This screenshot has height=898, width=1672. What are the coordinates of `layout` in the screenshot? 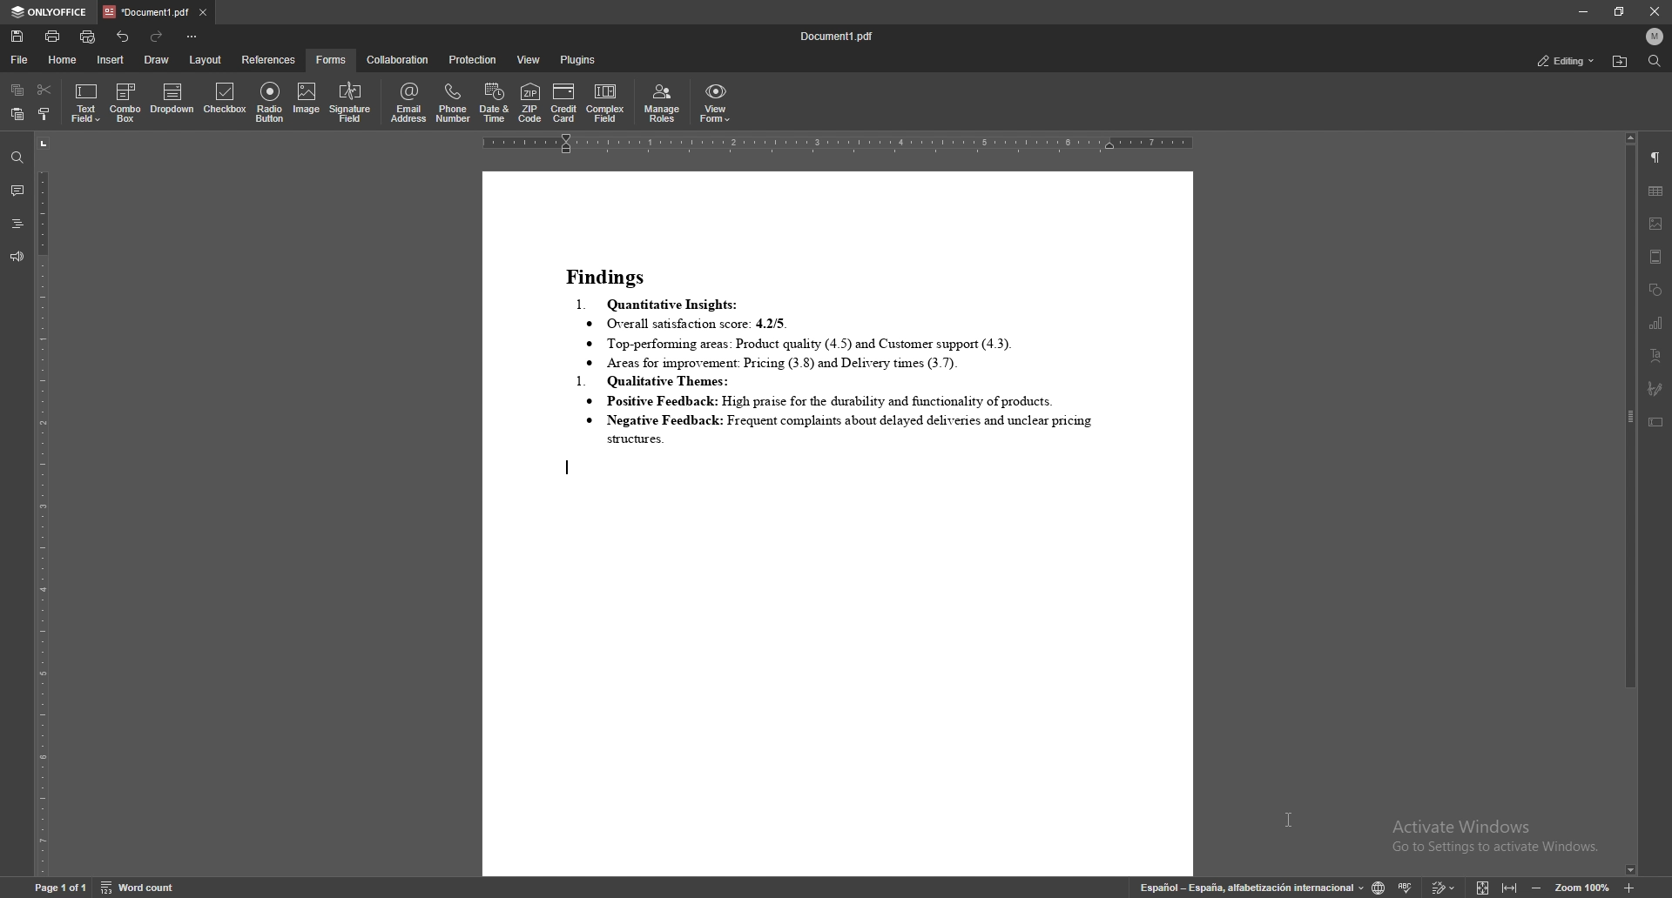 It's located at (206, 59).